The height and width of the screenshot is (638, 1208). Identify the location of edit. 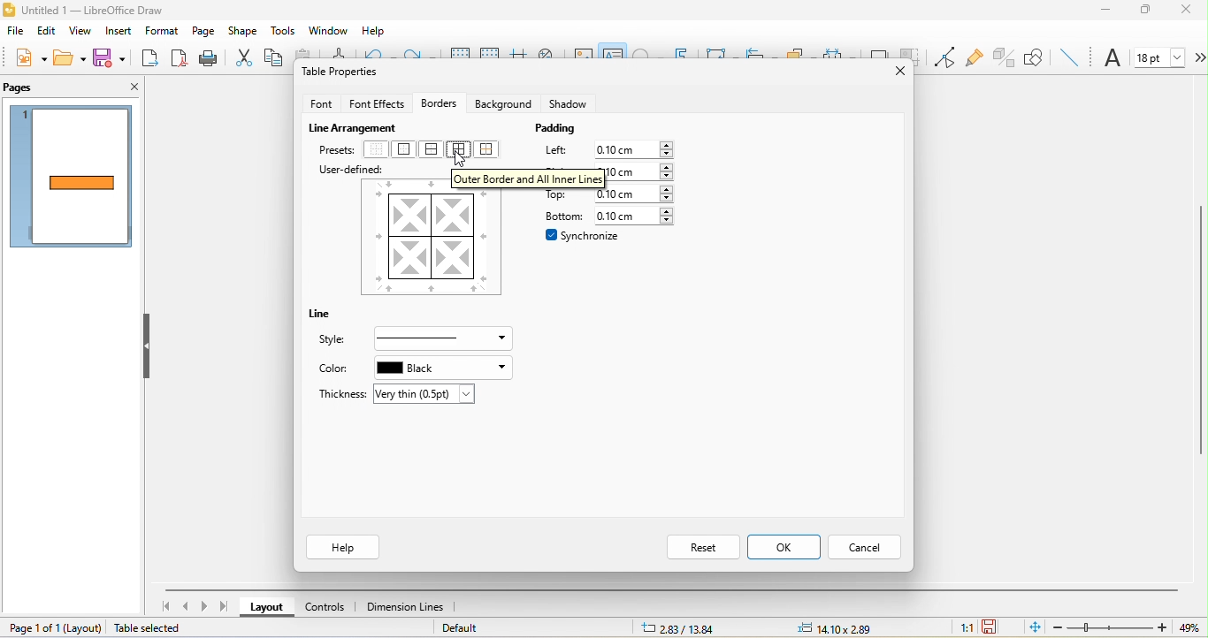
(45, 30).